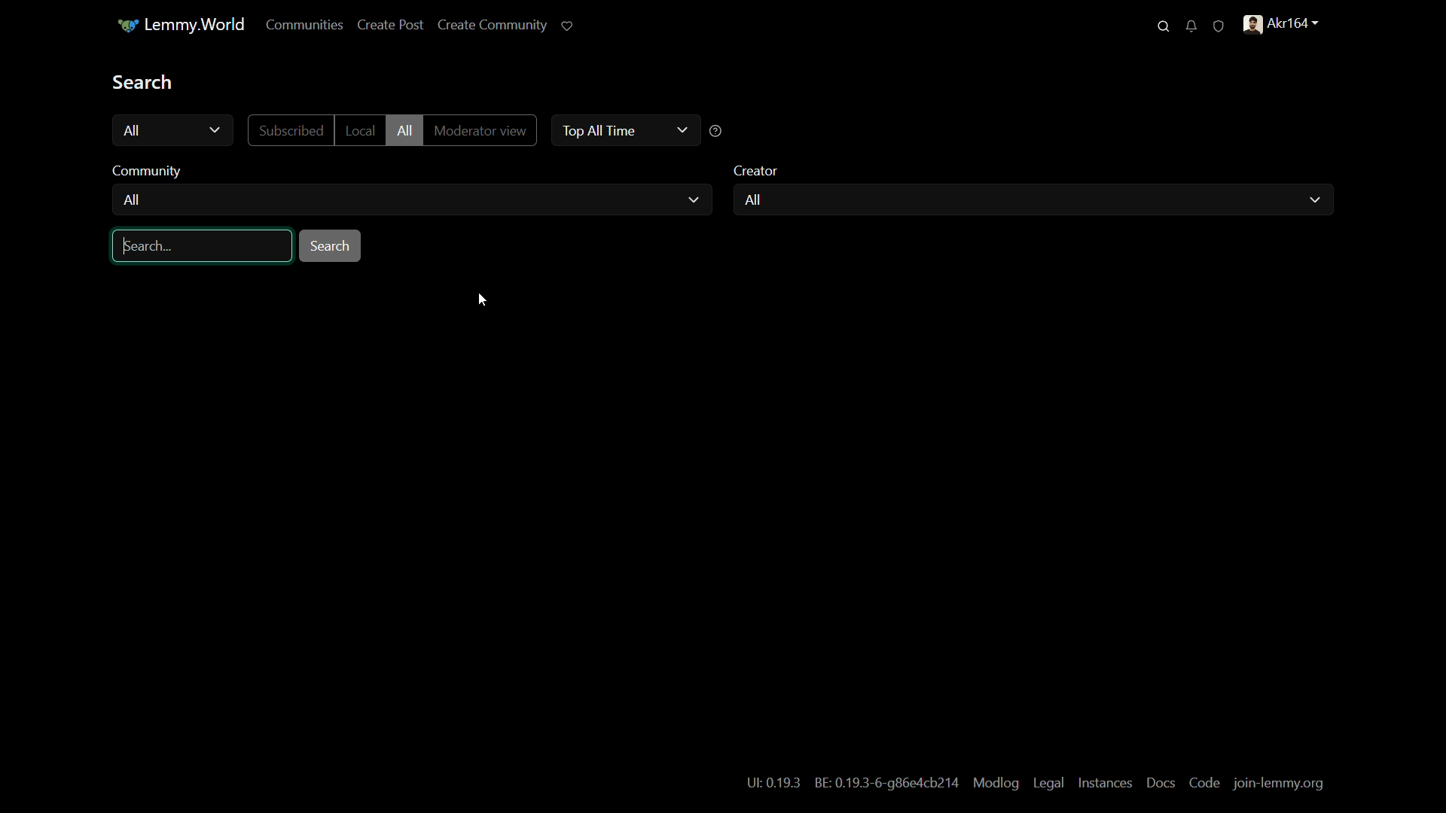 The width and height of the screenshot is (1446, 813). What do you see at coordinates (493, 23) in the screenshot?
I see `Create Community` at bounding box center [493, 23].